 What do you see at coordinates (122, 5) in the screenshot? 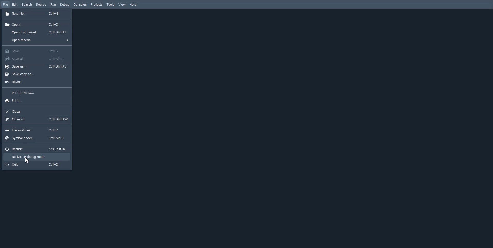
I see `View` at bounding box center [122, 5].